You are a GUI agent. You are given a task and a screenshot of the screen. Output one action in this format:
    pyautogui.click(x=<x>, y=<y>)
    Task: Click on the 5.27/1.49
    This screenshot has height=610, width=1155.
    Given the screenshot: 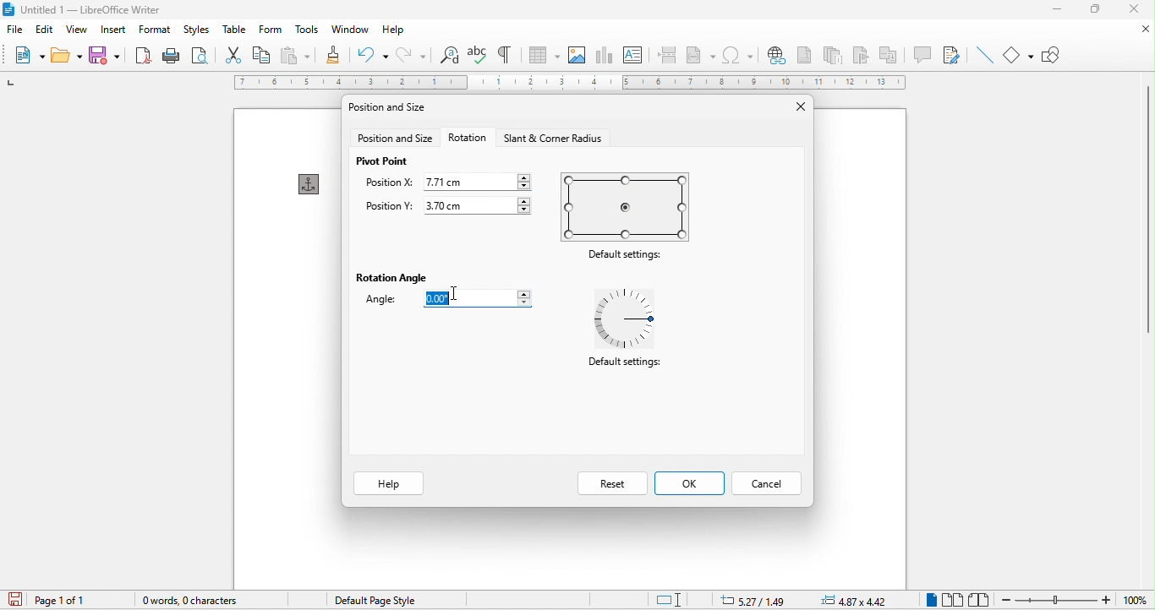 What is the action you would take?
    pyautogui.click(x=750, y=600)
    